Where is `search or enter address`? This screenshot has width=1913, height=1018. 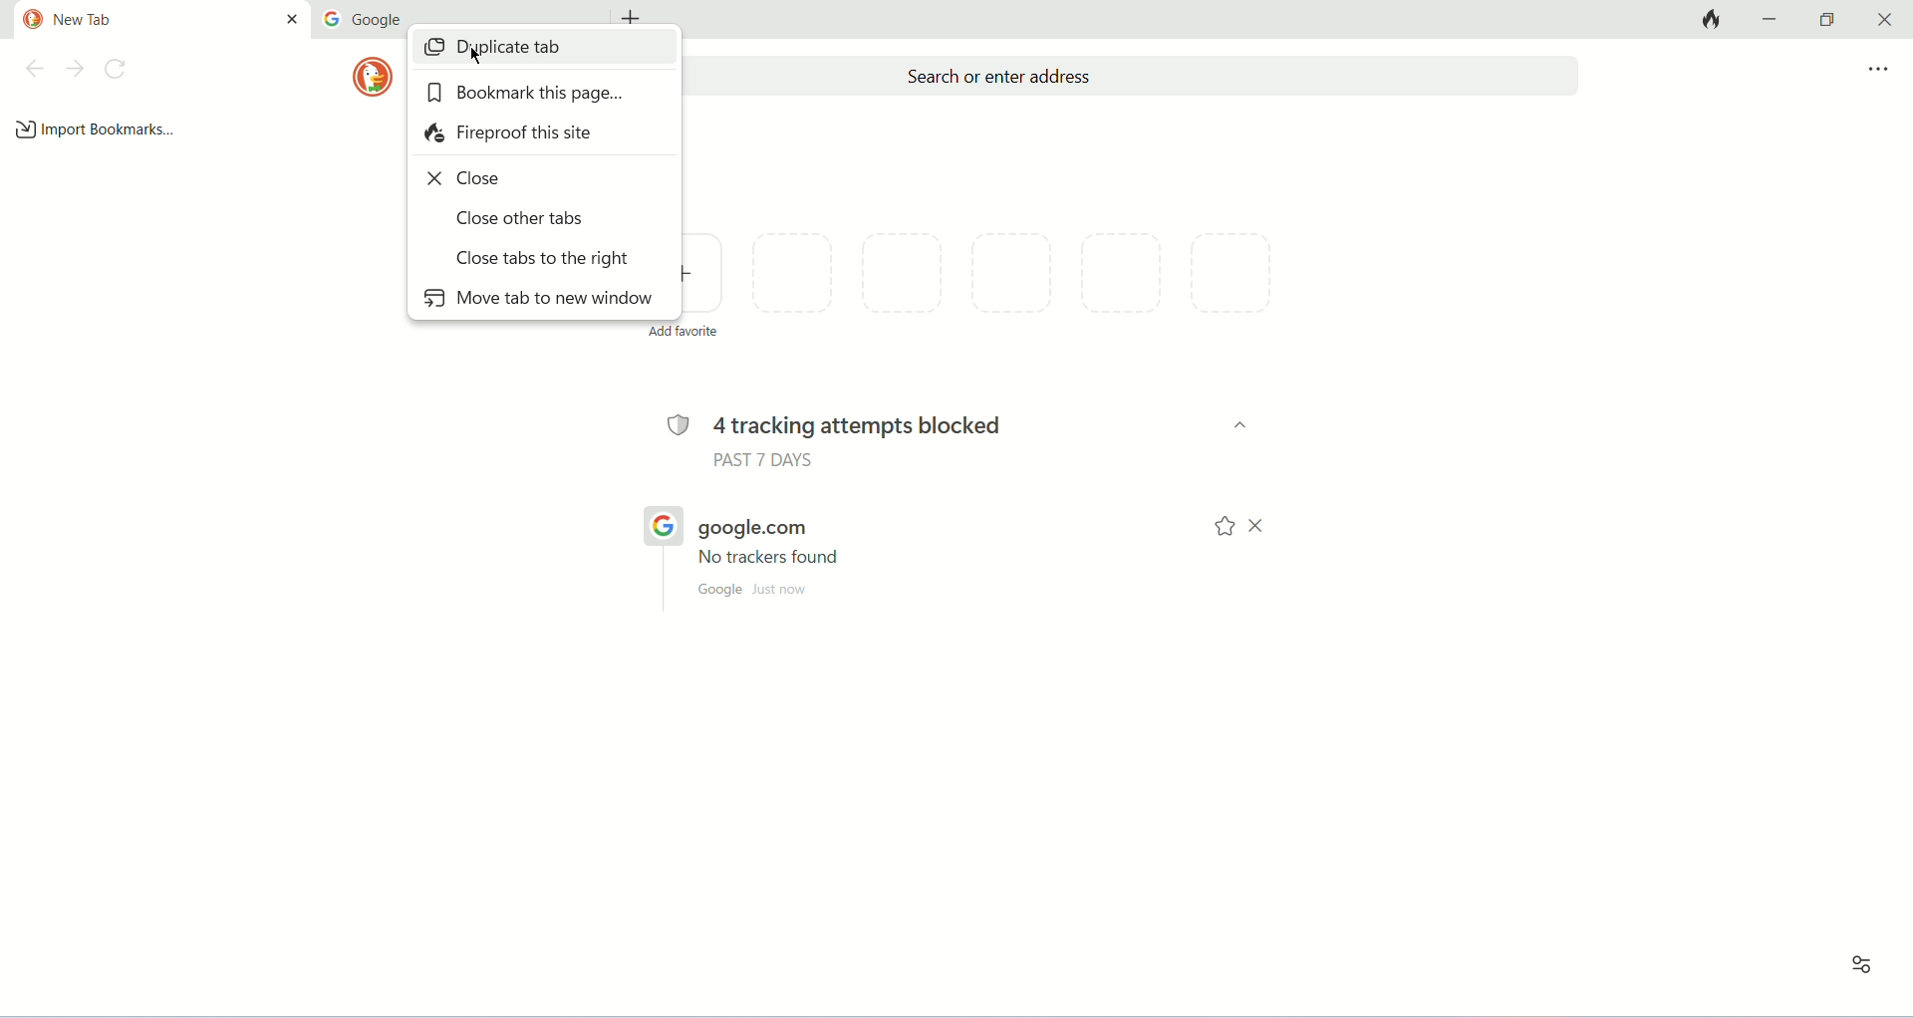 search or enter address is located at coordinates (1135, 76).